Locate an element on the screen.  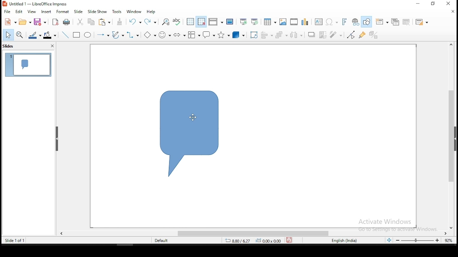
window is located at coordinates (134, 12).